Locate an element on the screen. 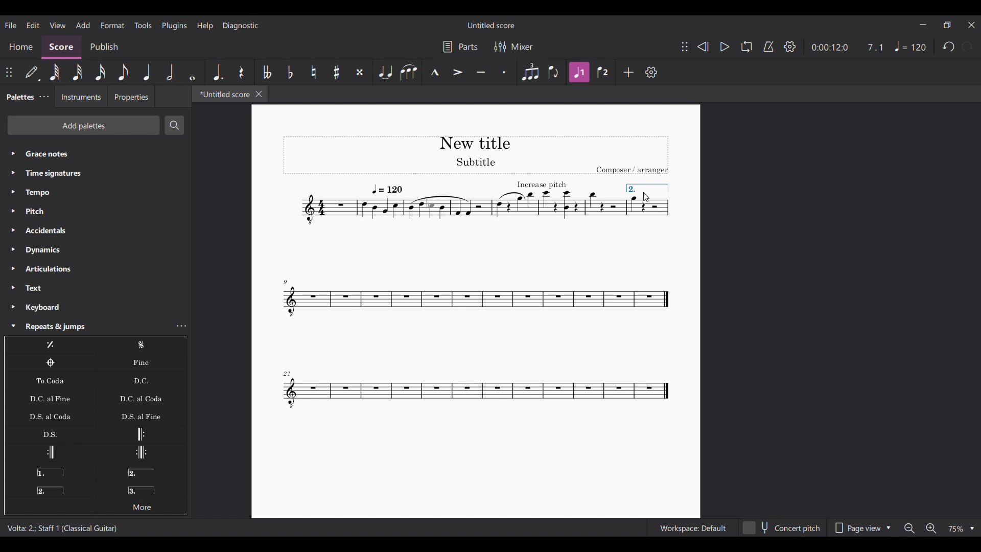  Palettes is located at coordinates (19, 97).